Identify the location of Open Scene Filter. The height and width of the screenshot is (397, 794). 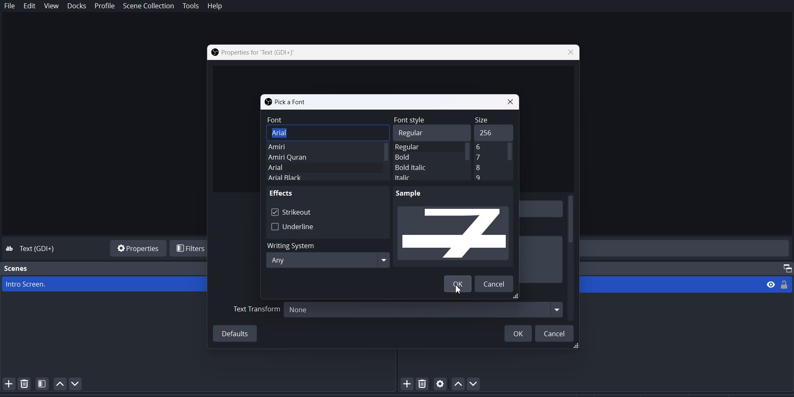
(42, 383).